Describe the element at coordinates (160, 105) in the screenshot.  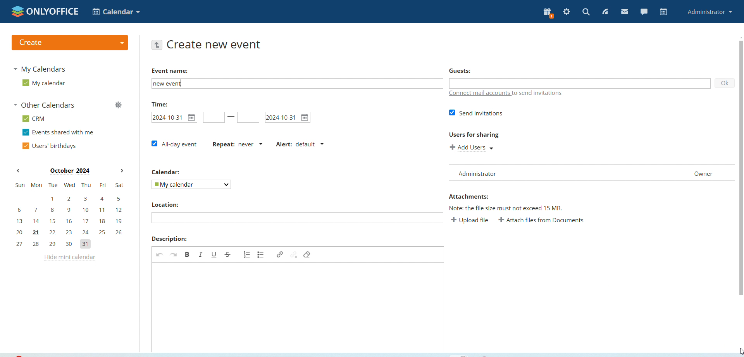
I see `Time` at that location.